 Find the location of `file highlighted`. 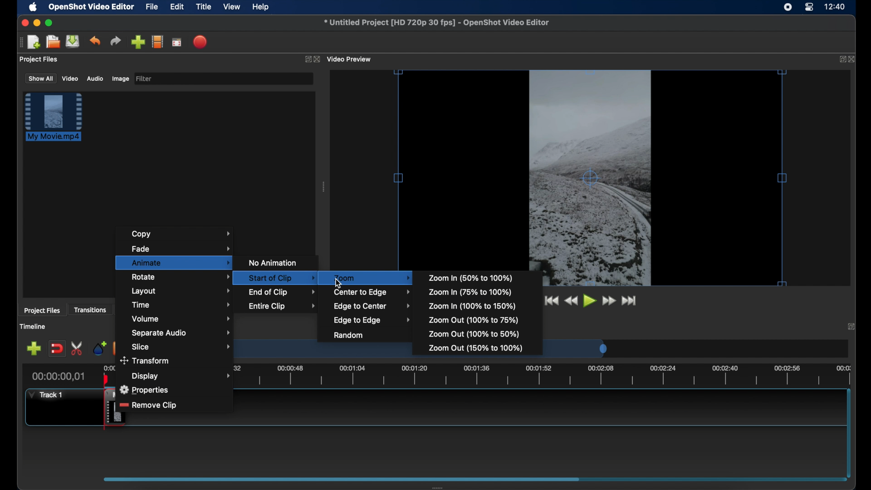

file highlighted is located at coordinates (54, 117).